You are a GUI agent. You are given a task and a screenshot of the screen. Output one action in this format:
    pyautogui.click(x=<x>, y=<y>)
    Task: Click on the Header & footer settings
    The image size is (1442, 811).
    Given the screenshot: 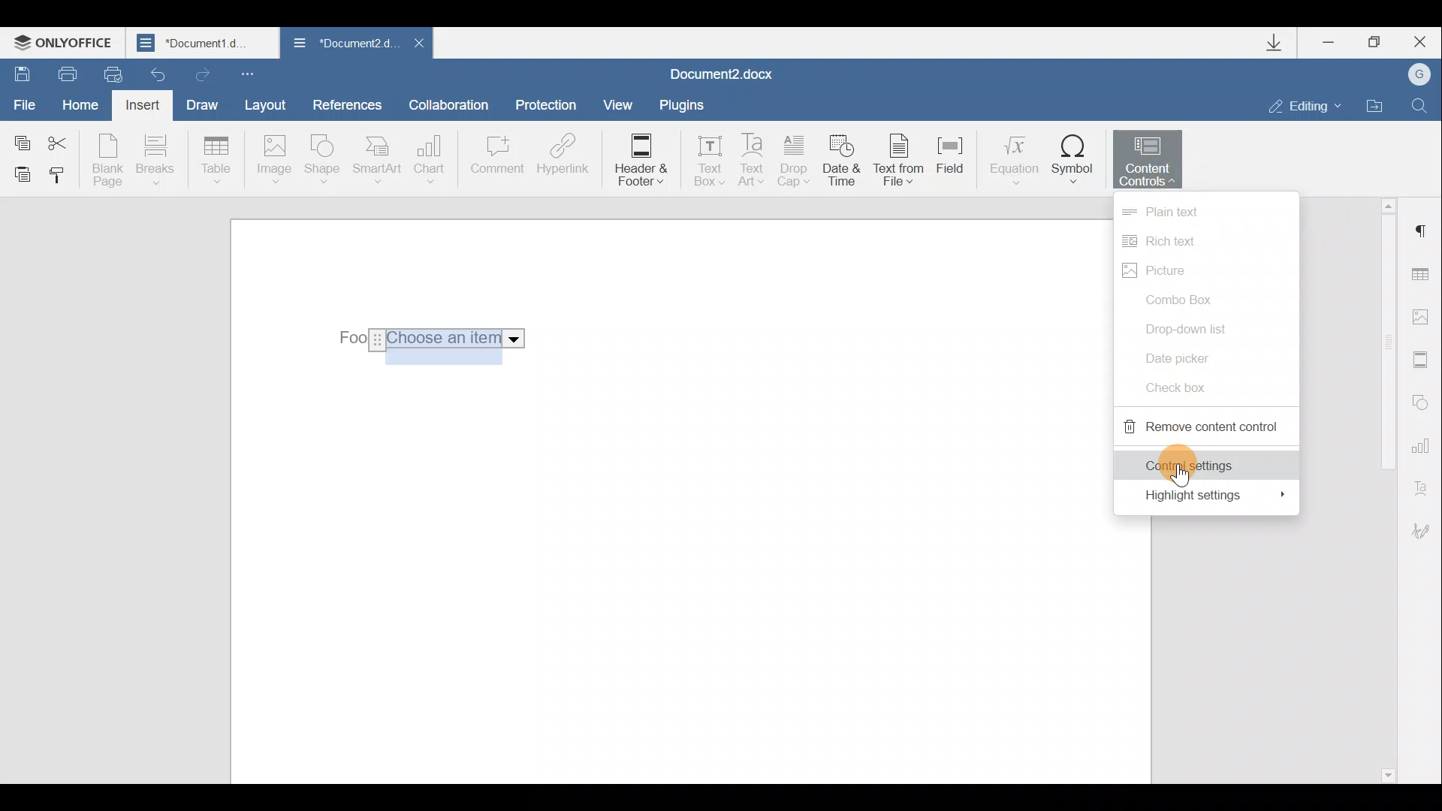 What is the action you would take?
    pyautogui.click(x=1424, y=359)
    